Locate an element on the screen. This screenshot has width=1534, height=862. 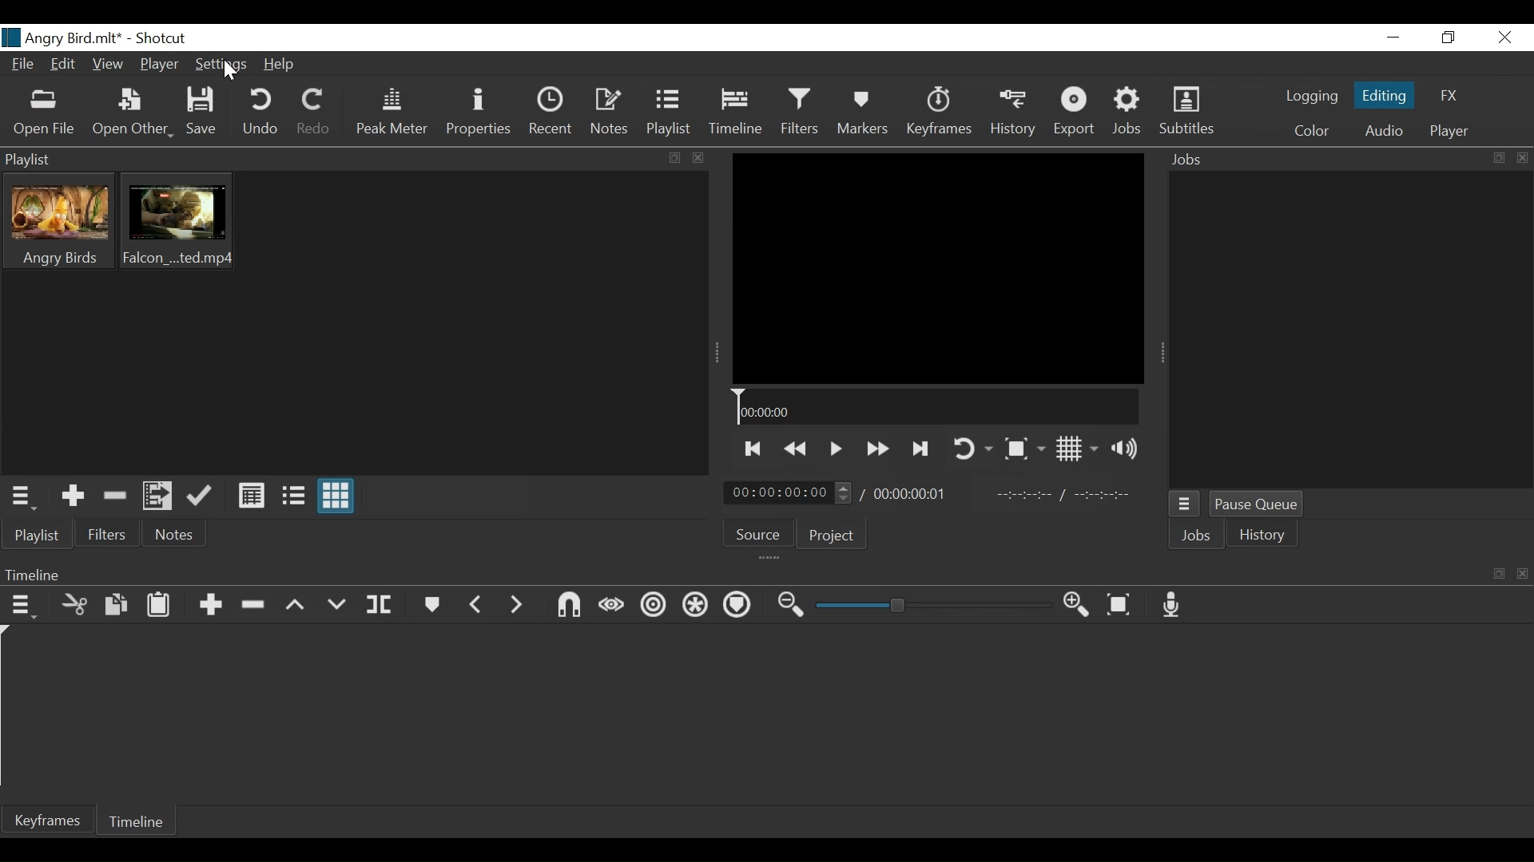
Jobs Menu is located at coordinates (1183, 504).